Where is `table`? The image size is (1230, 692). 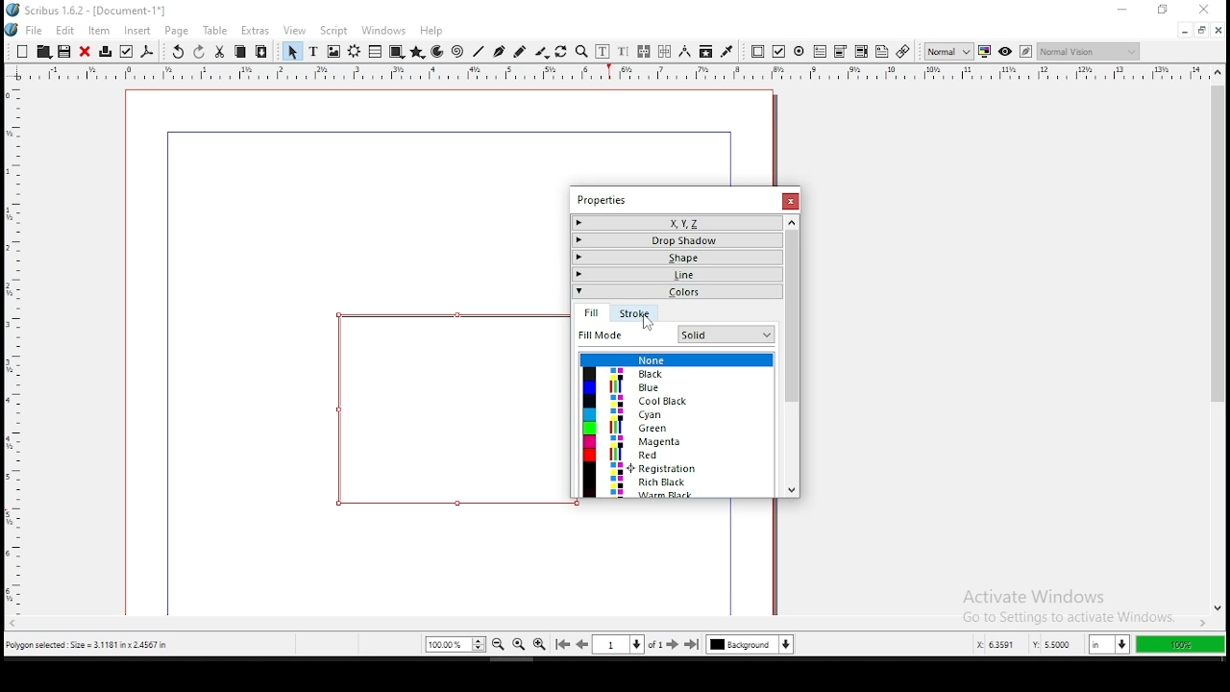 table is located at coordinates (216, 31).